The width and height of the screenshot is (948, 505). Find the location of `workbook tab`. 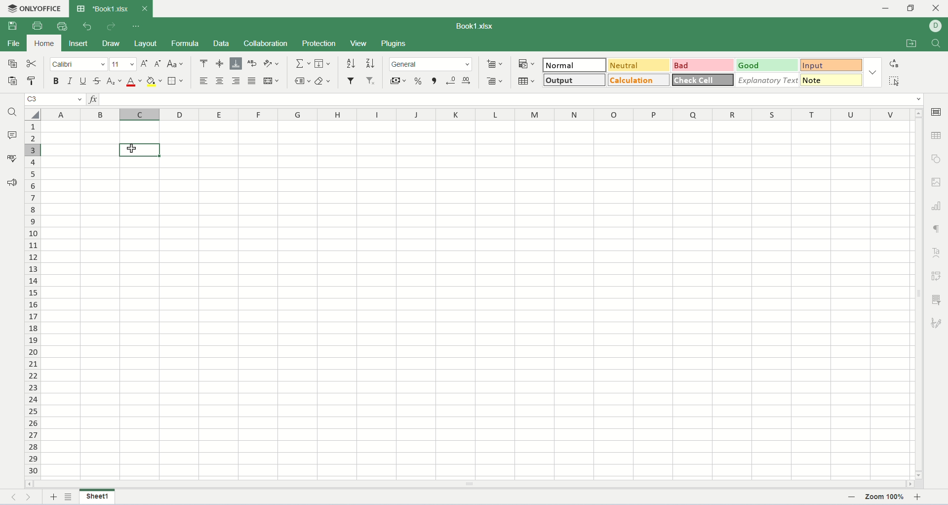

workbook tab is located at coordinates (104, 8).